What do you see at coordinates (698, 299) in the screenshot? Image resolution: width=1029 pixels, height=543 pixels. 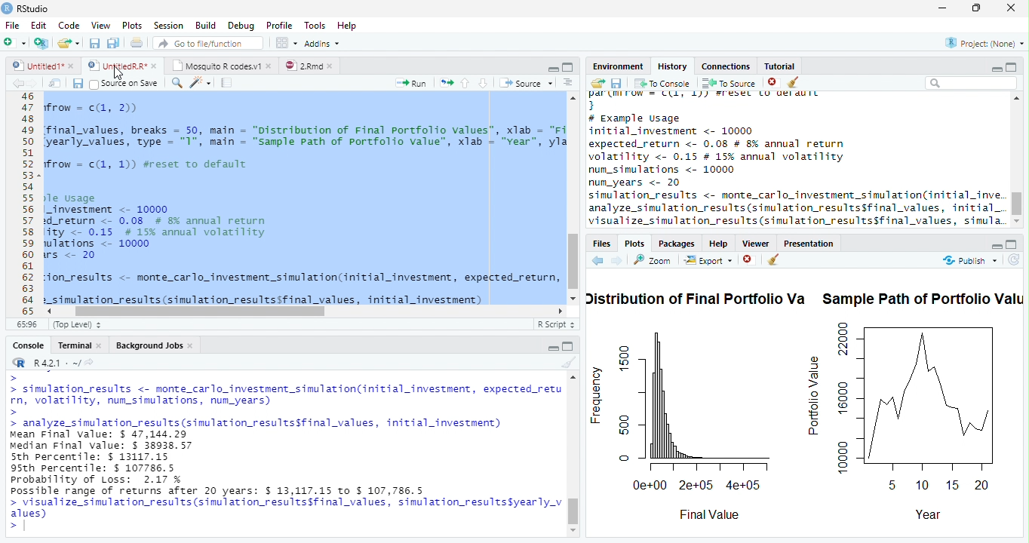 I see `Distribution of Final Portfolio Va` at bounding box center [698, 299].